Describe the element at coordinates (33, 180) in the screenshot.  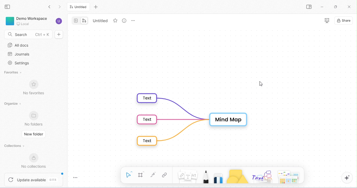
I see `update available` at that location.